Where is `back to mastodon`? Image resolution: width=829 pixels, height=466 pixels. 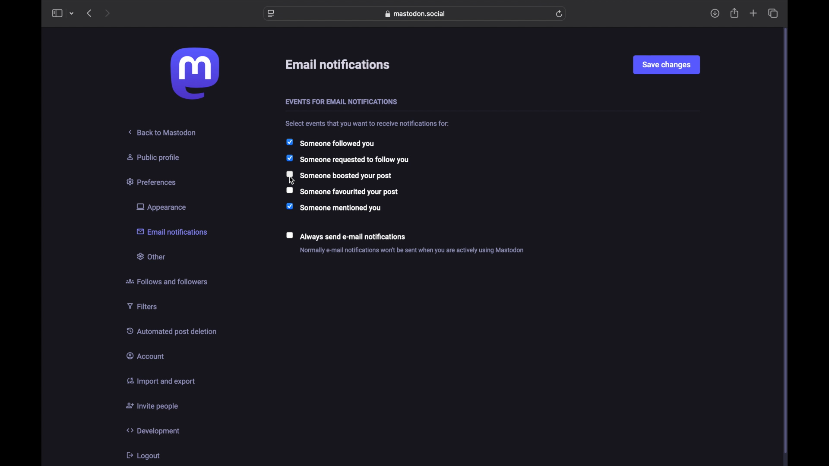
back to mastodon is located at coordinates (163, 132).